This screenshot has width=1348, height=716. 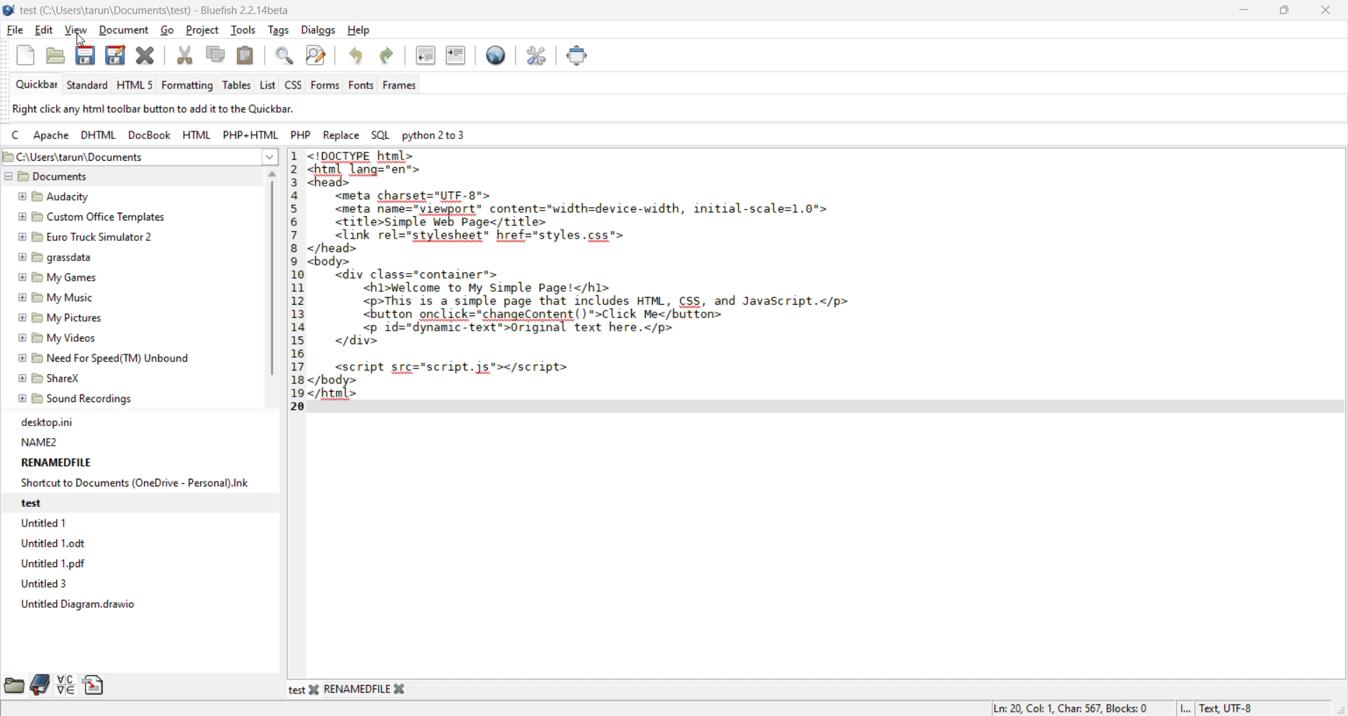 I want to click on tables, so click(x=238, y=84).